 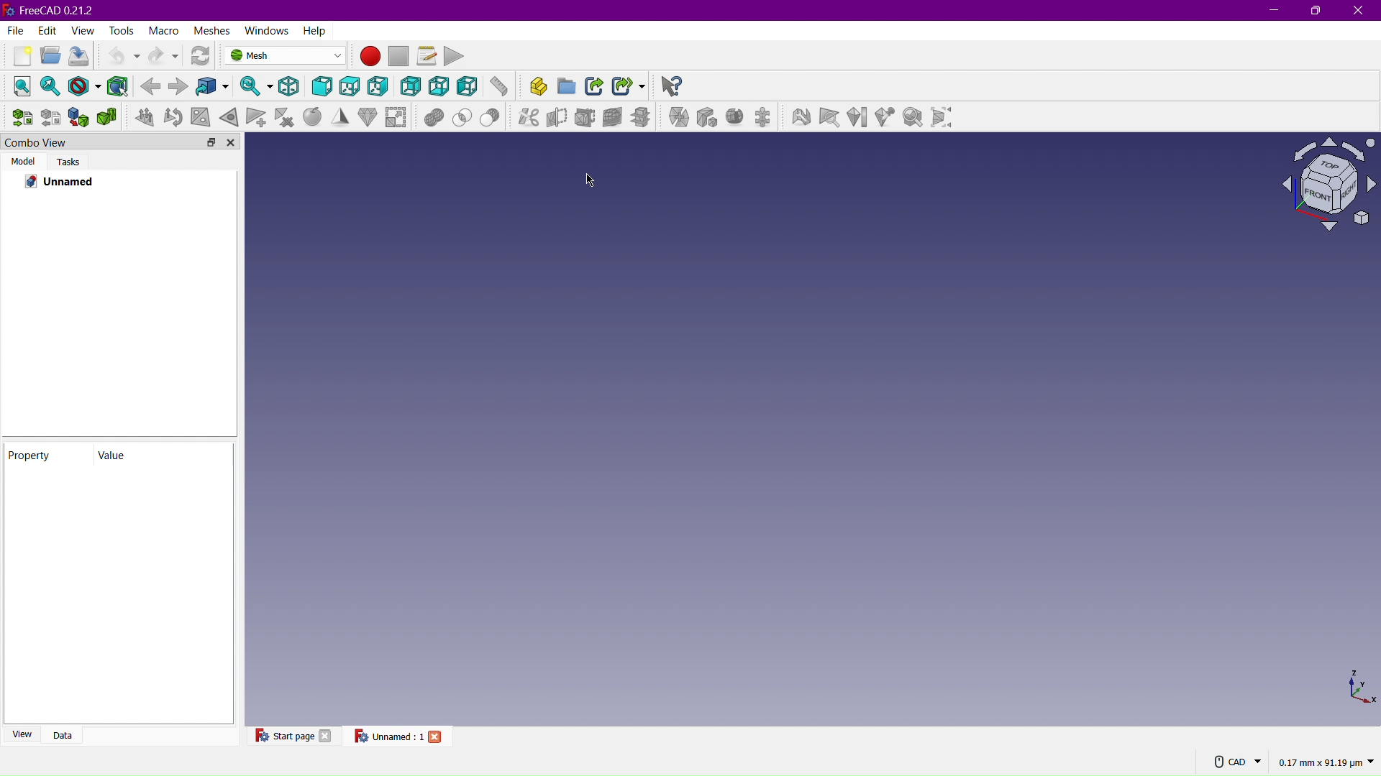 What do you see at coordinates (283, 117) in the screenshot?
I see `Remove components` at bounding box center [283, 117].